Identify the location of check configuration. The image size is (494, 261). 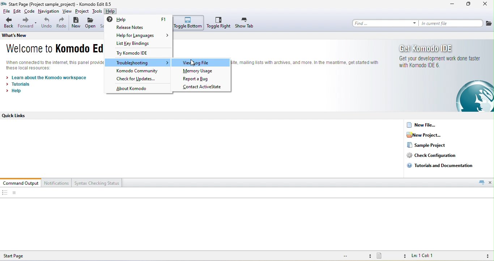
(437, 155).